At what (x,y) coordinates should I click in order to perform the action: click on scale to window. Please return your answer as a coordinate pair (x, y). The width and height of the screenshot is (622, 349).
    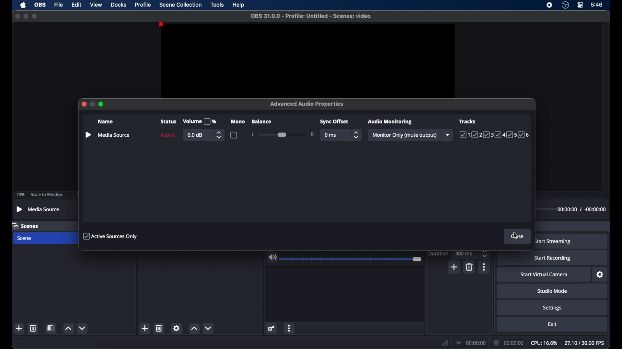
    Looking at the image, I should click on (46, 195).